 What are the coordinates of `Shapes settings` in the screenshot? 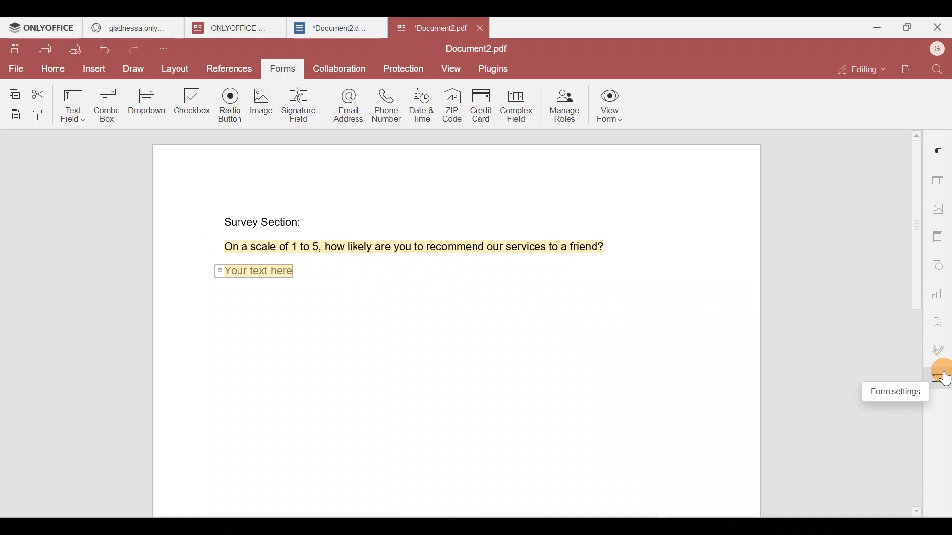 It's located at (939, 263).